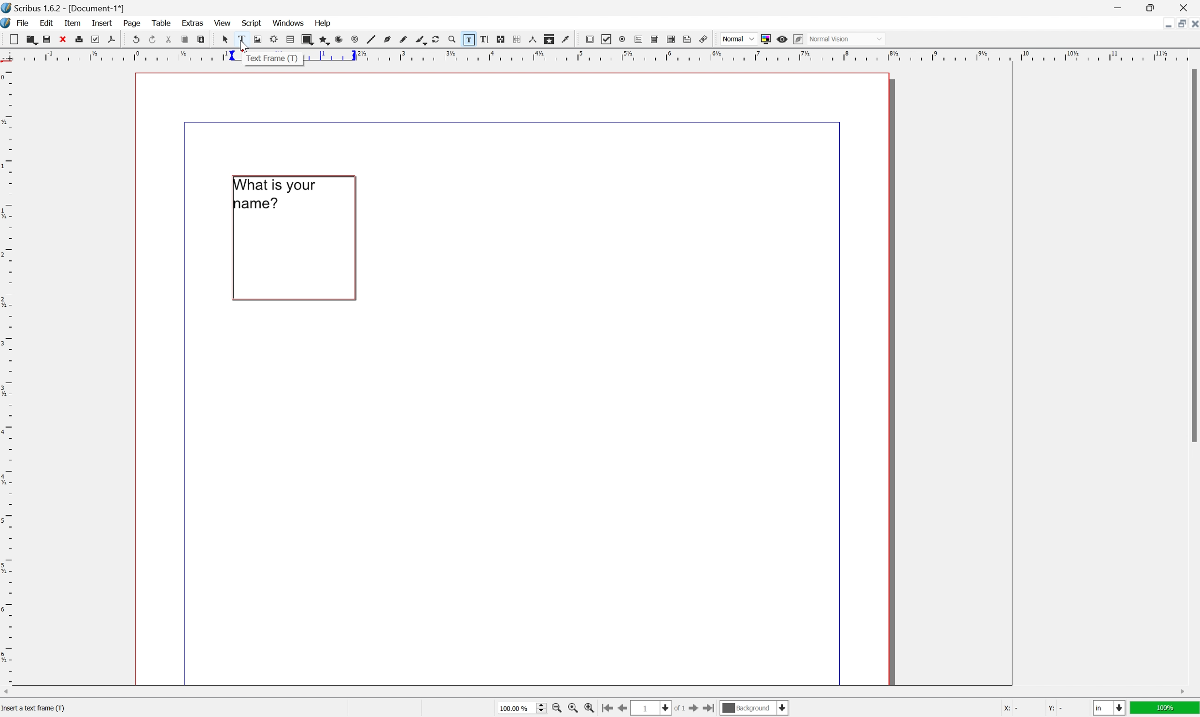  What do you see at coordinates (698, 710) in the screenshot?
I see `go to next` at bounding box center [698, 710].